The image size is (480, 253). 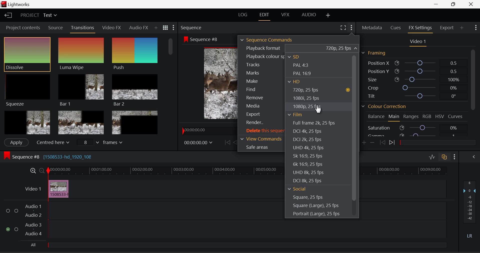 What do you see at coordinates (413, 135) in the screenshot?
I see `Gamma` at bounding box center [413, 135].